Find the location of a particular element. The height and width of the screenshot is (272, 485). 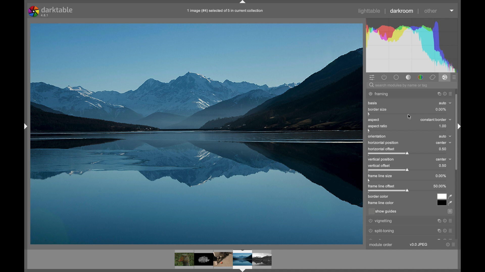

center dropdown is located at coordinates (444, 159).